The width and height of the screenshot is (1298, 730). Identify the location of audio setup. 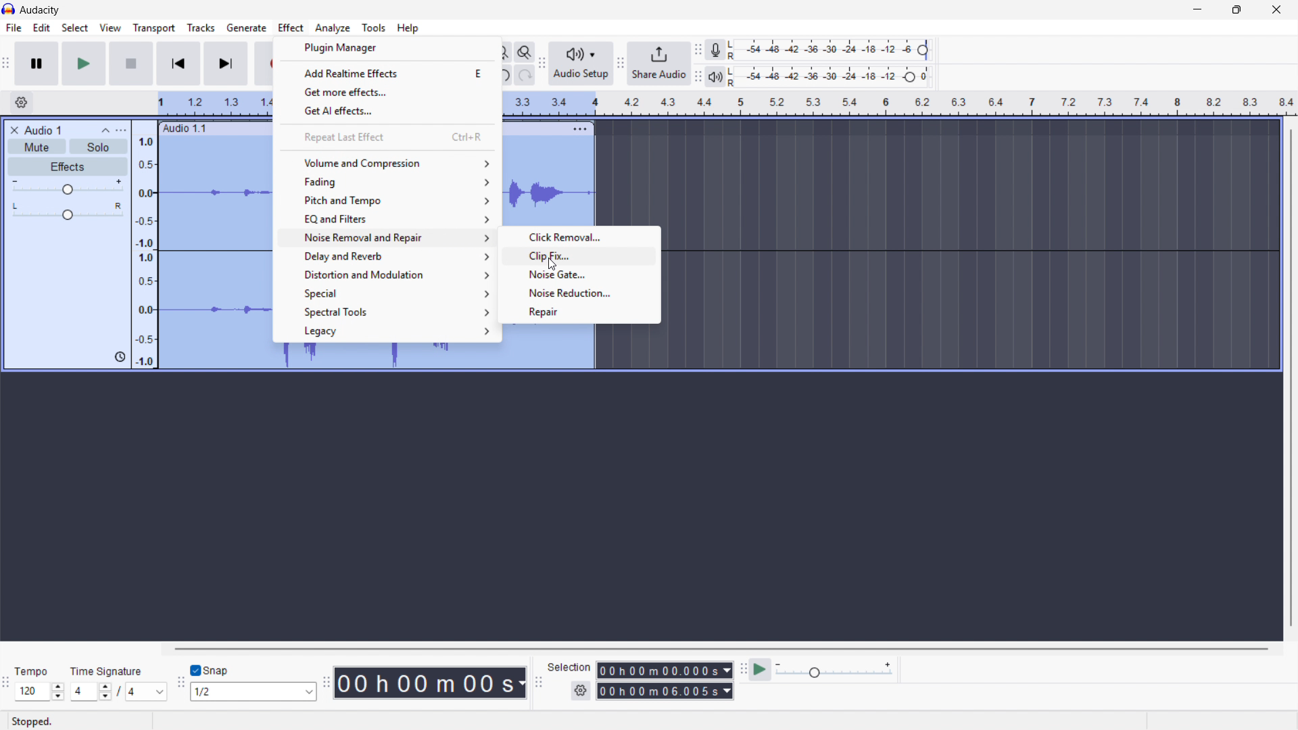
(581, 63).